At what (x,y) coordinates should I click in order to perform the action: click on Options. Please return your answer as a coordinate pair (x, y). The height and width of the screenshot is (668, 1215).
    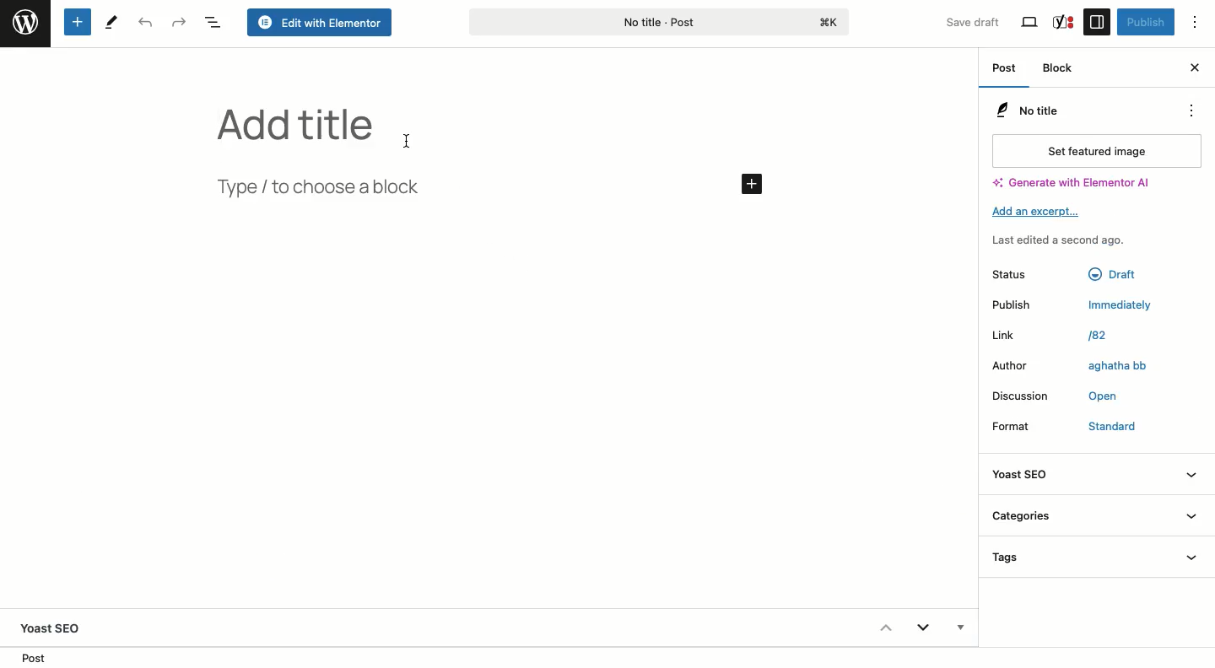
    Looking at the image, I should click on (1202, 23).